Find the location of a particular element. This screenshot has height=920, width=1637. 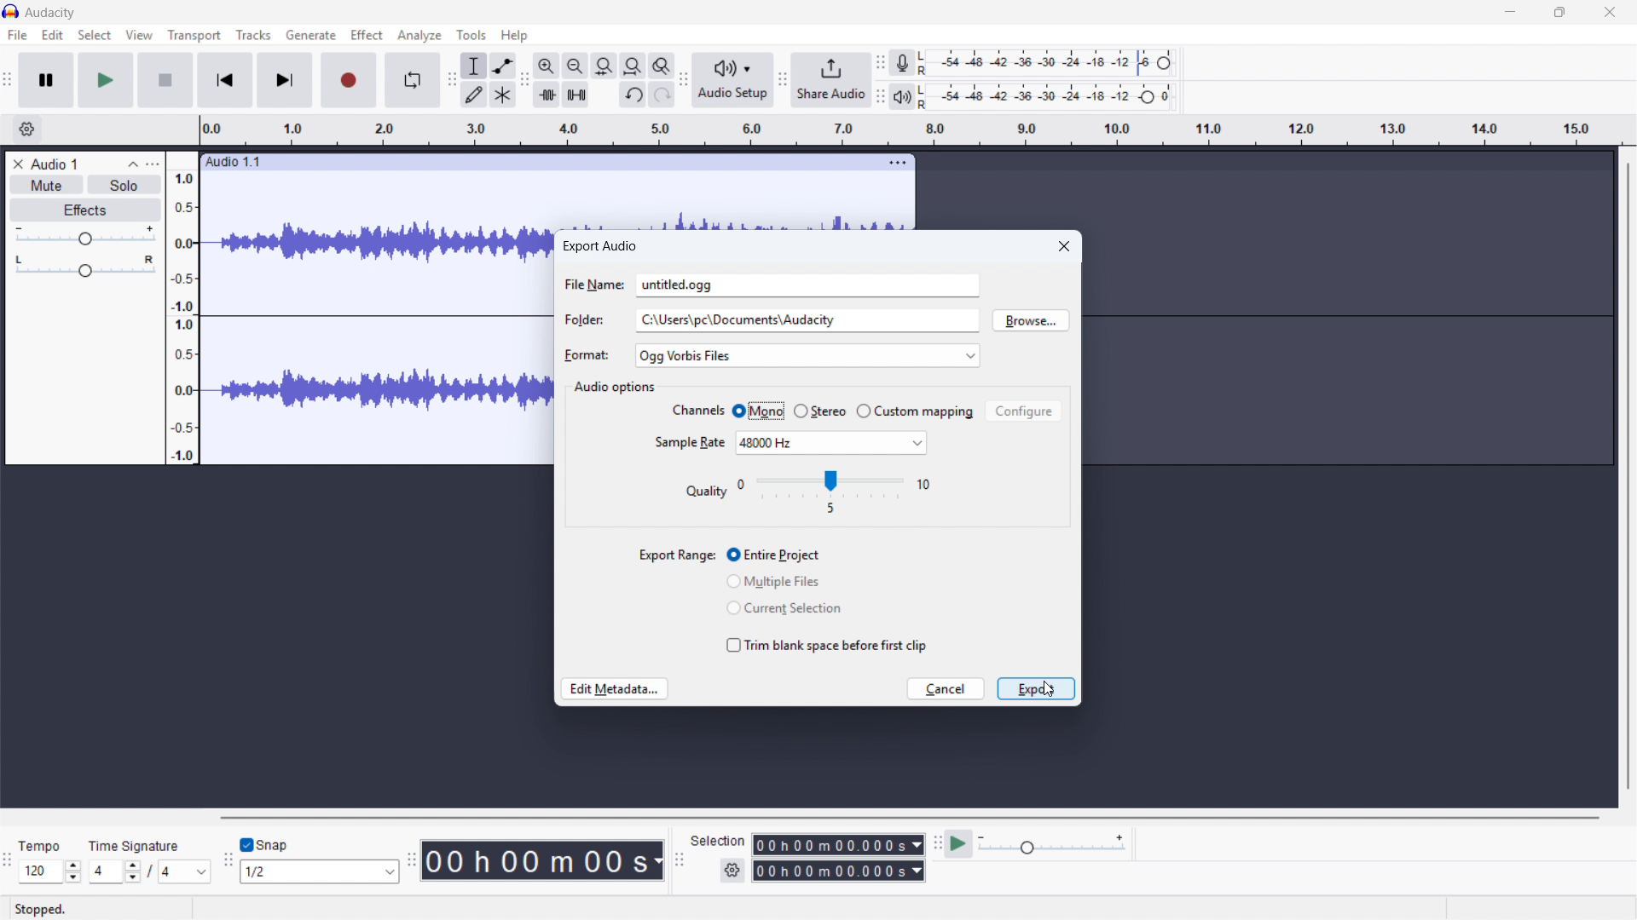

play  is located at coordinates (107, 81).